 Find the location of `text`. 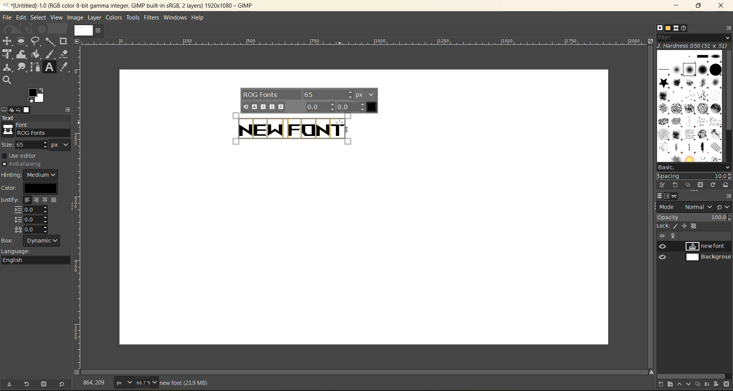

text is located at coordinates (36, 118).